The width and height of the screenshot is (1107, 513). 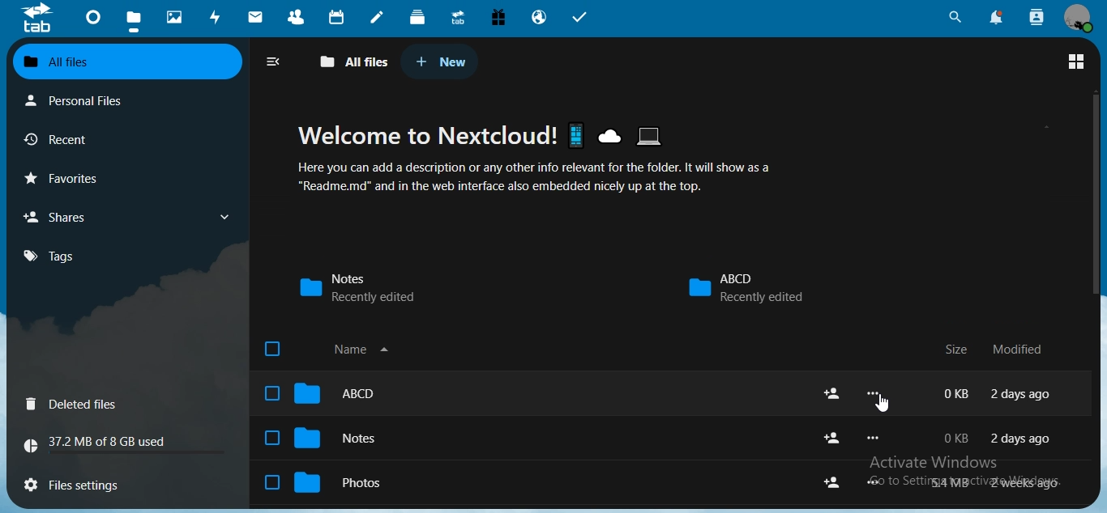 What do you see at coordinates (870, 483) in the screenshot?
I see `...` at bounding box center [870, 483].